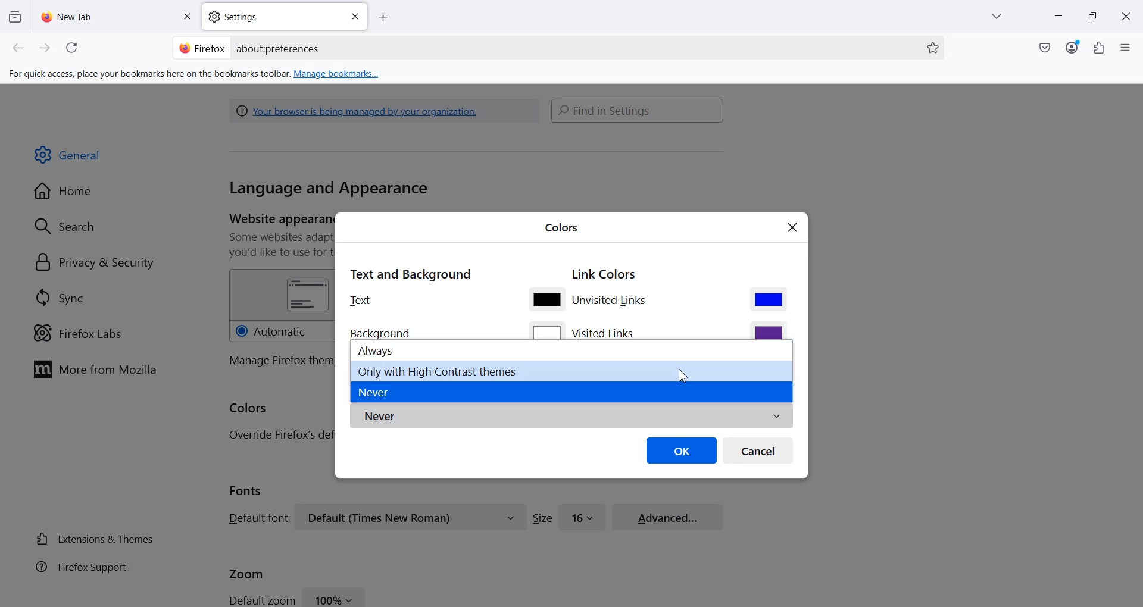 The image size is (1143, 607). I want to click on [W] Sync, so click(58, 297).